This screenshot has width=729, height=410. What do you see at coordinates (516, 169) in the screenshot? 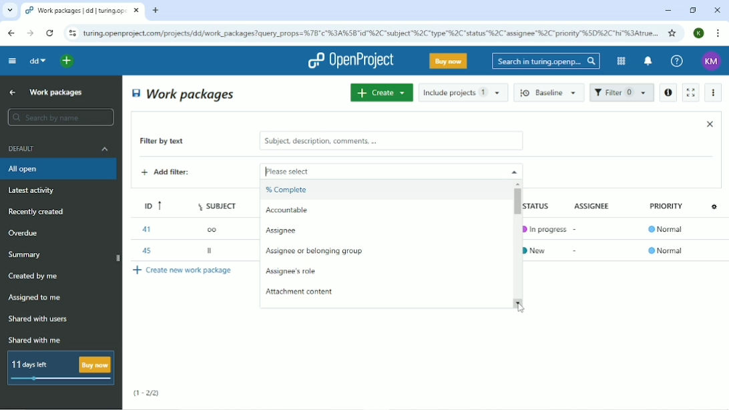
I see `close drop down menu` at bounding box center [516, 169].